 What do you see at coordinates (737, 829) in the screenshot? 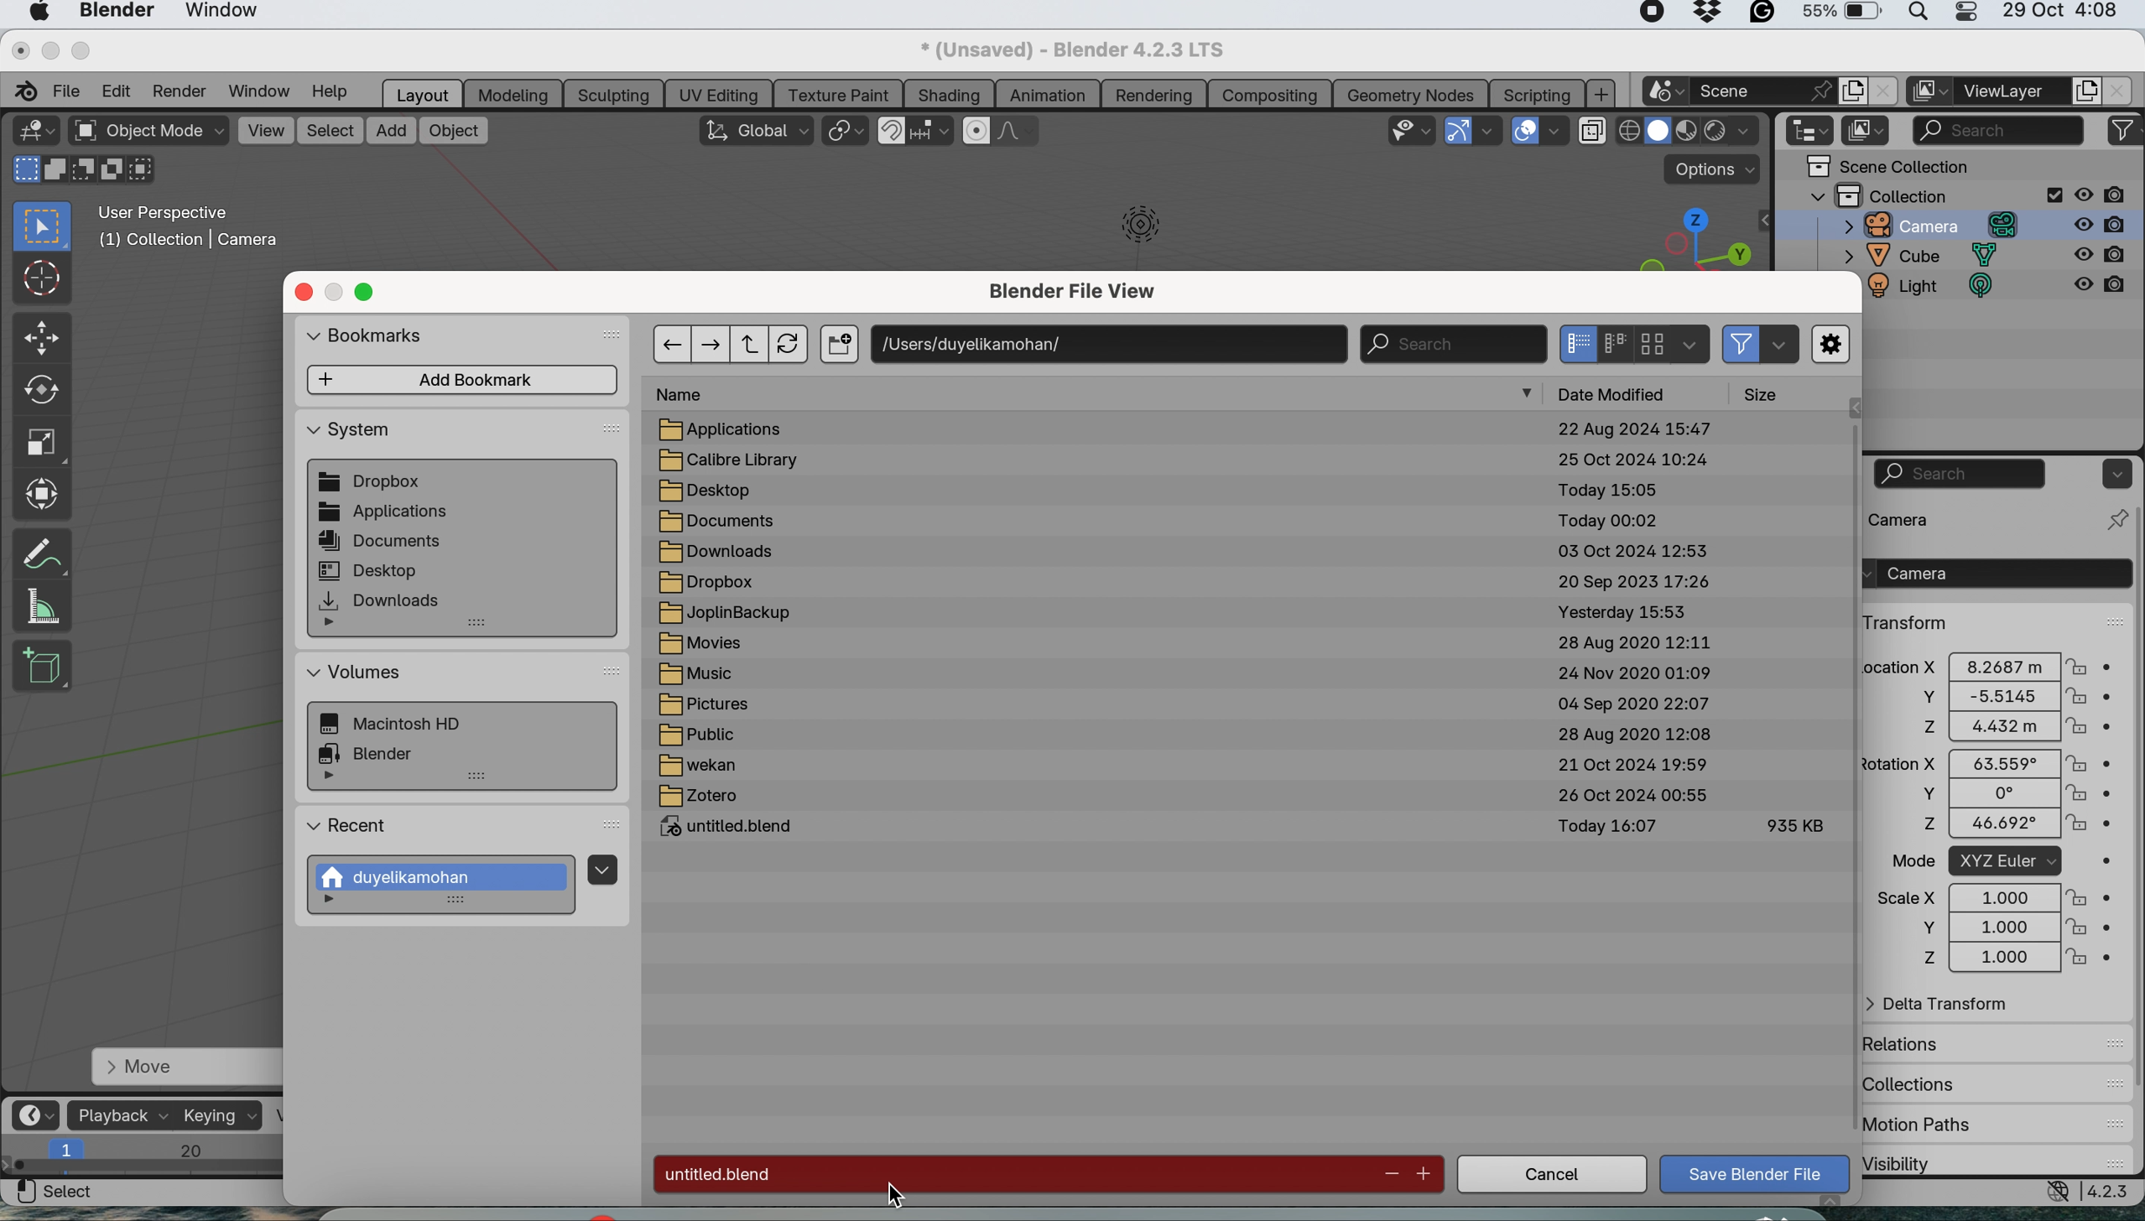
I see `untitled.blend` at bounding box center [737, 829].